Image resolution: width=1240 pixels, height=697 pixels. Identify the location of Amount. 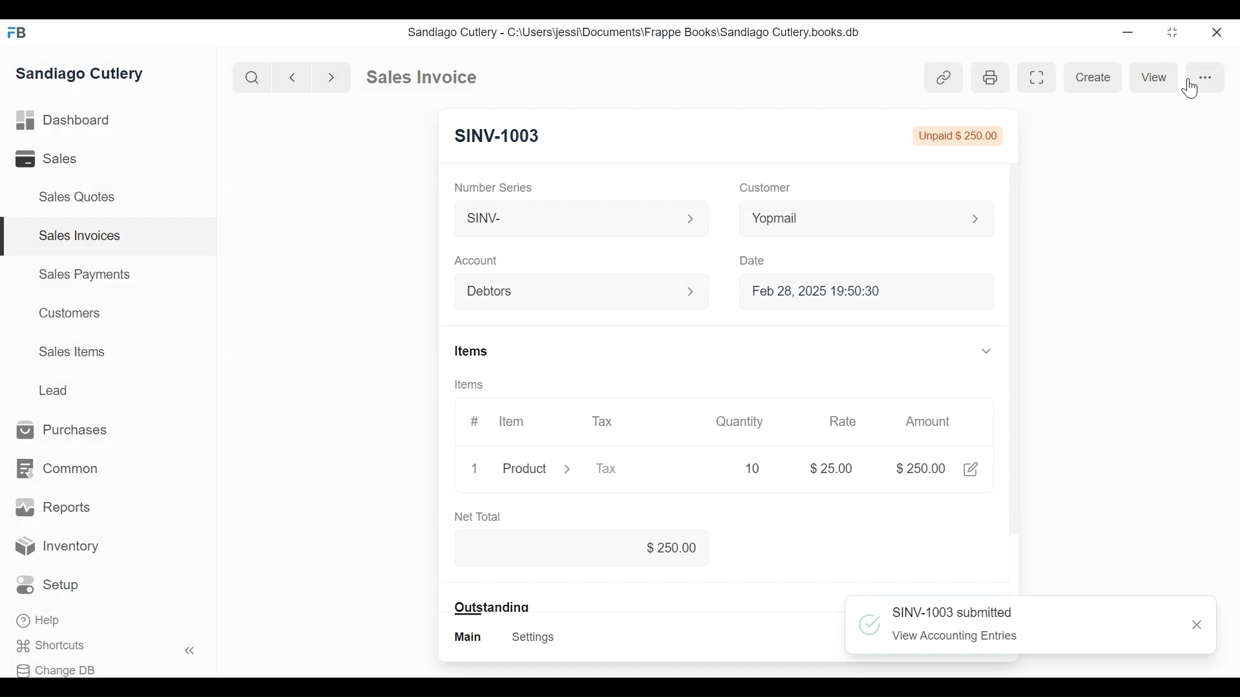
(928, 422).